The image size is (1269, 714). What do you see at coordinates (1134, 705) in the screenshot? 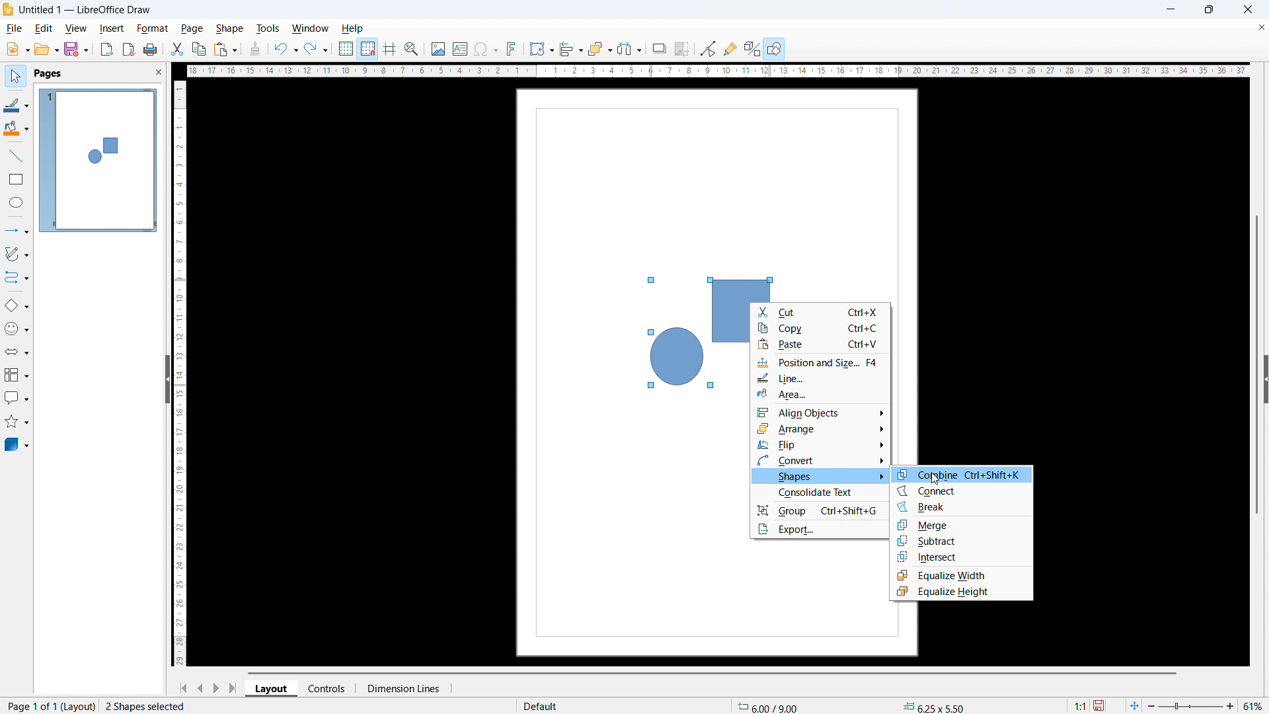
I see `fit to page` at bounding box center [1134, 705].